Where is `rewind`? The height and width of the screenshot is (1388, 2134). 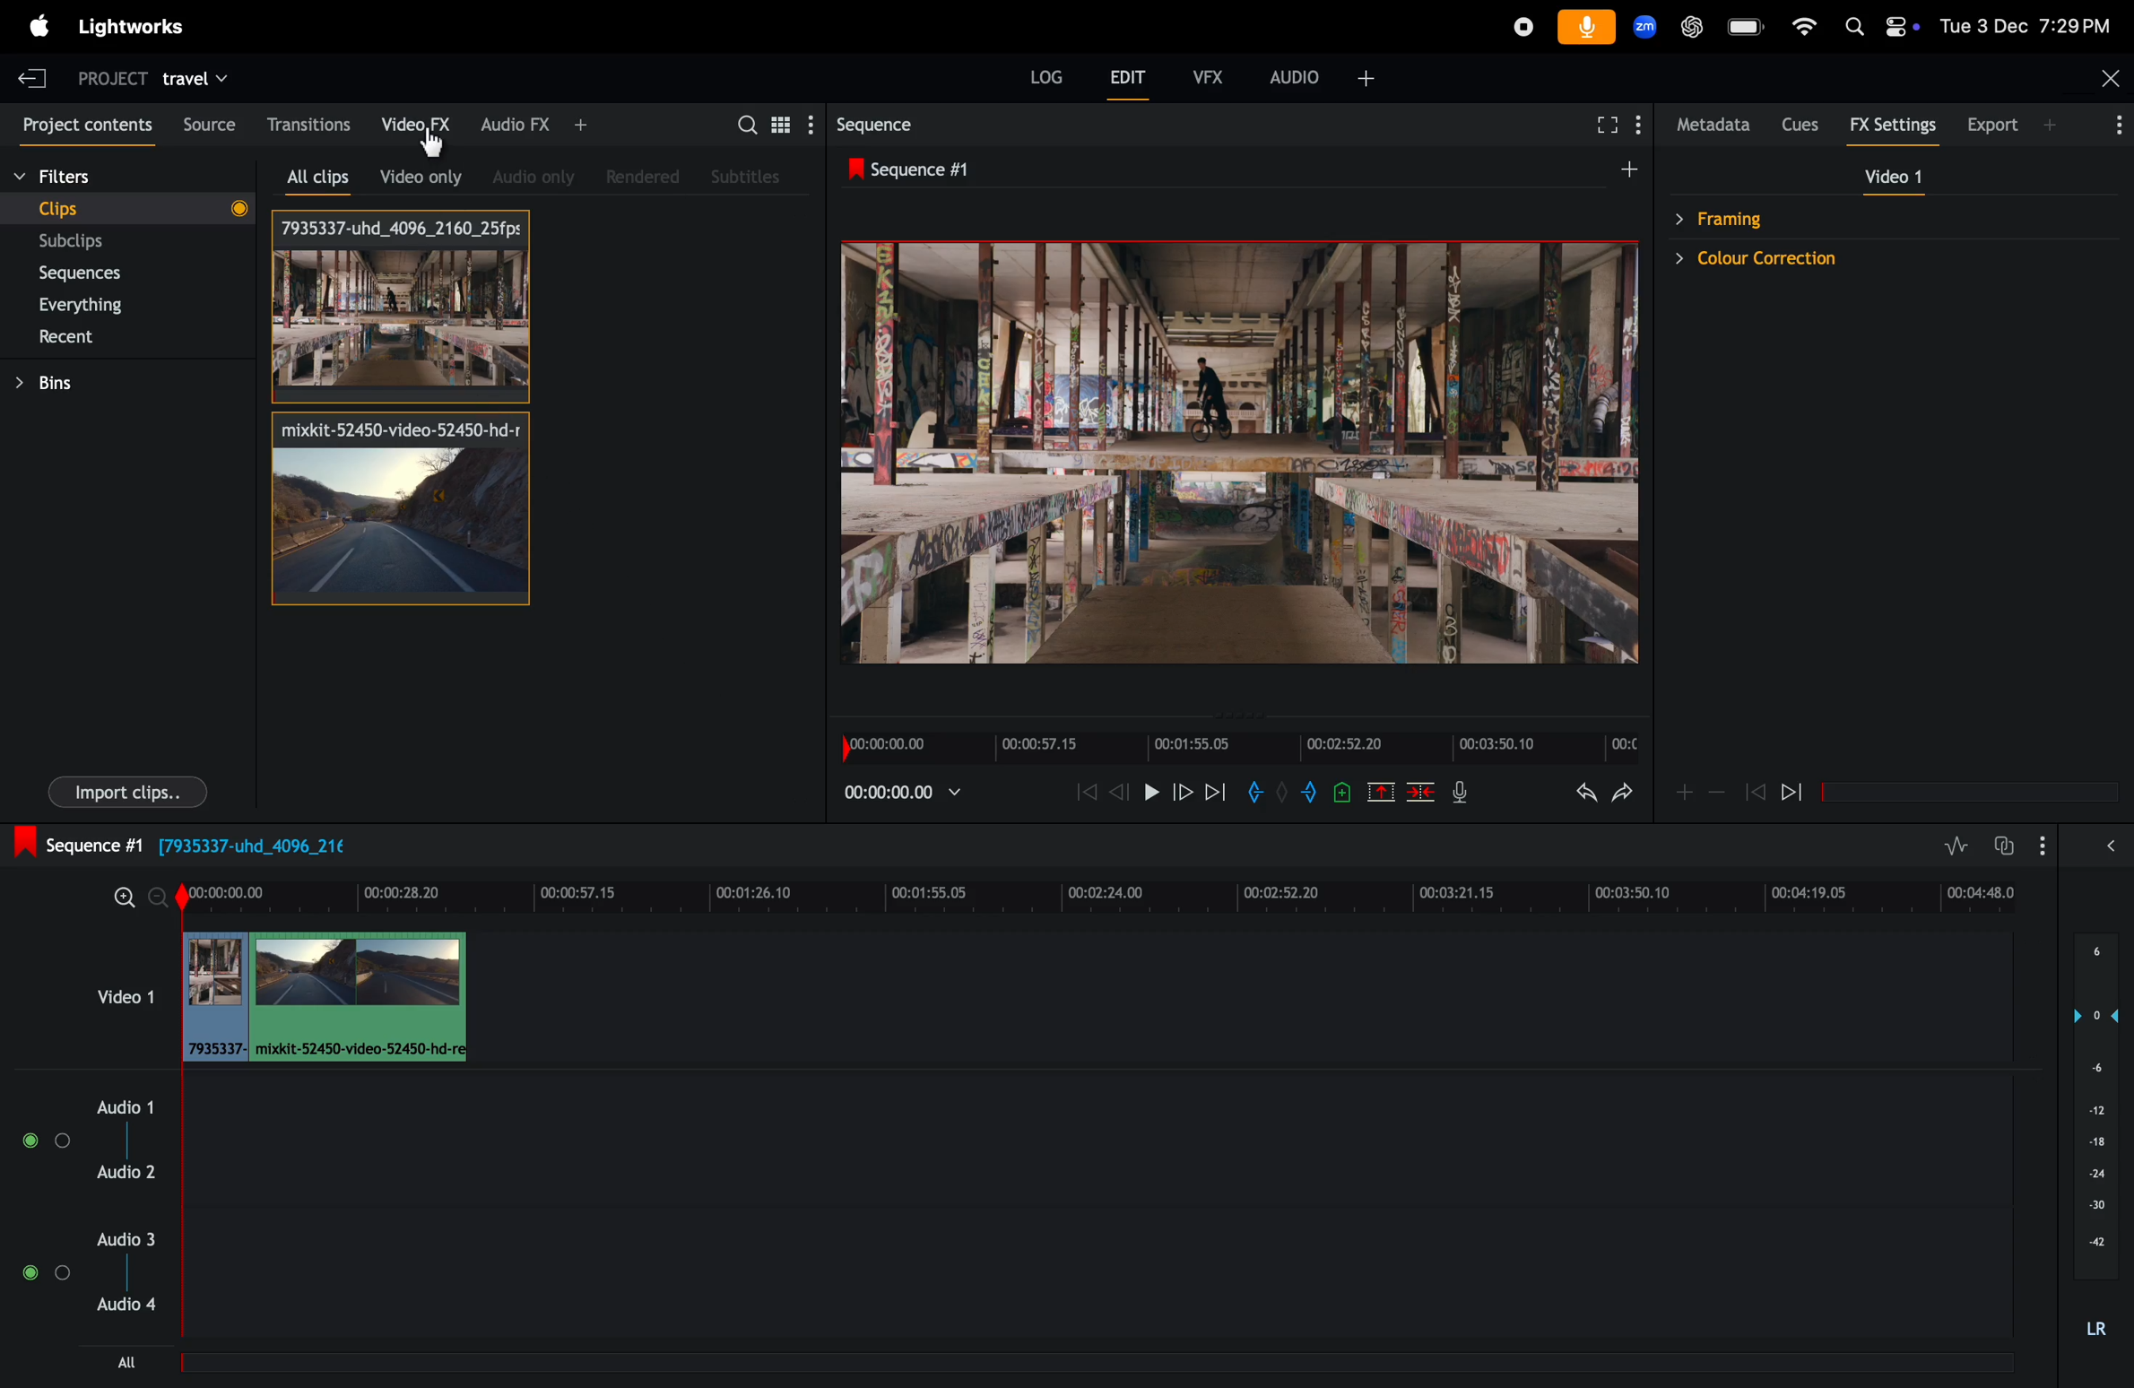 rewind is located at coordinates (1117, 791).